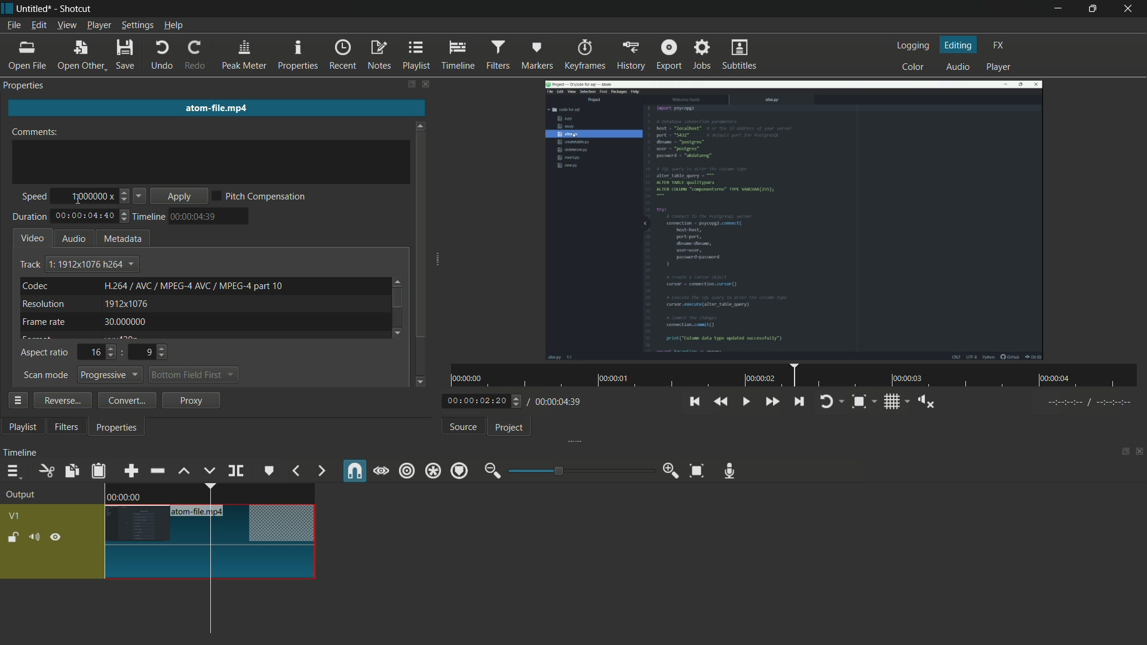 This screenshot has width=1147, height=645. Describe the element at coordinates (73, 239) in the screenshot. I see `audio` at that location.